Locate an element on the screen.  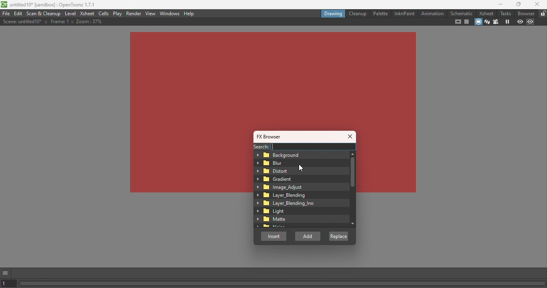
Schematic is located at coordinates (462, 13).